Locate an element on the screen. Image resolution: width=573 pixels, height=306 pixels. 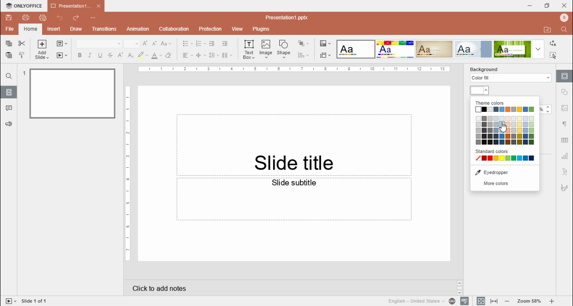
italics is located at coordinates (90, 55).